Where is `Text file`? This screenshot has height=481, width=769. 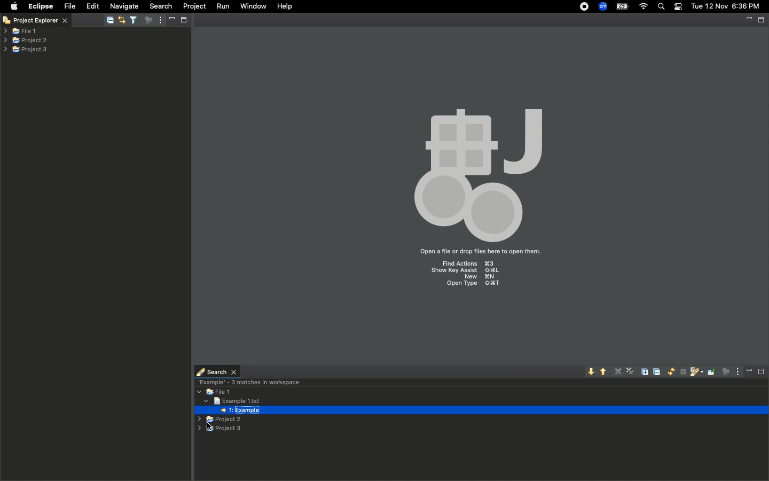
Text file is located at coordinates (229, 400).